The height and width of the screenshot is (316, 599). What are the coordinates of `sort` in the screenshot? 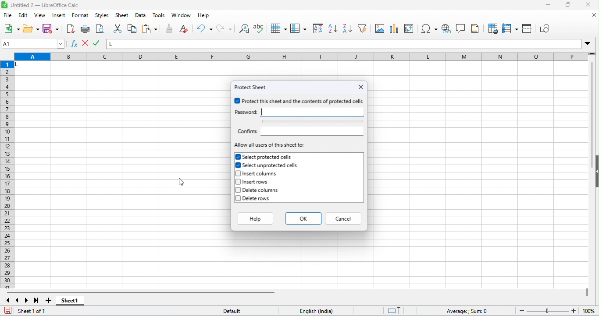 It's located at (318, 28).